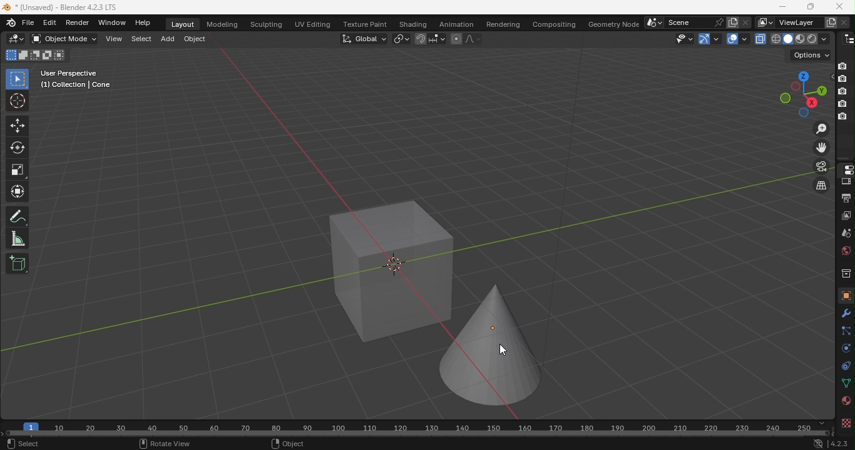  I want to click on Switch the current view from perspective/orthographic projection, so click(819, 186).